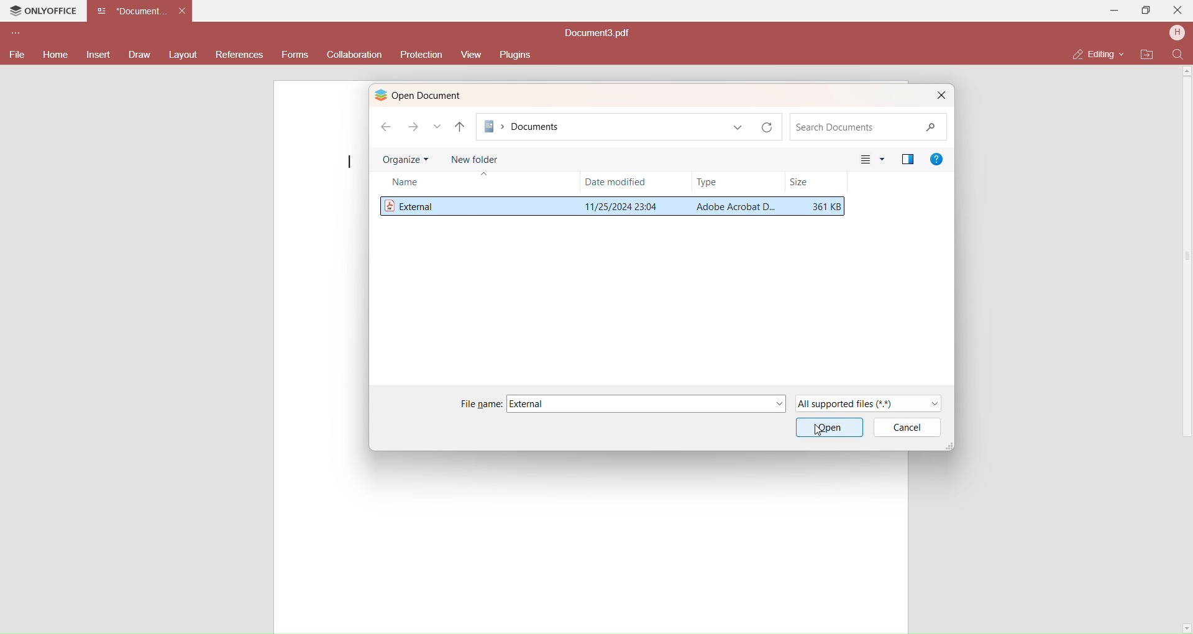  I want to click on document title, so click(599, 34).